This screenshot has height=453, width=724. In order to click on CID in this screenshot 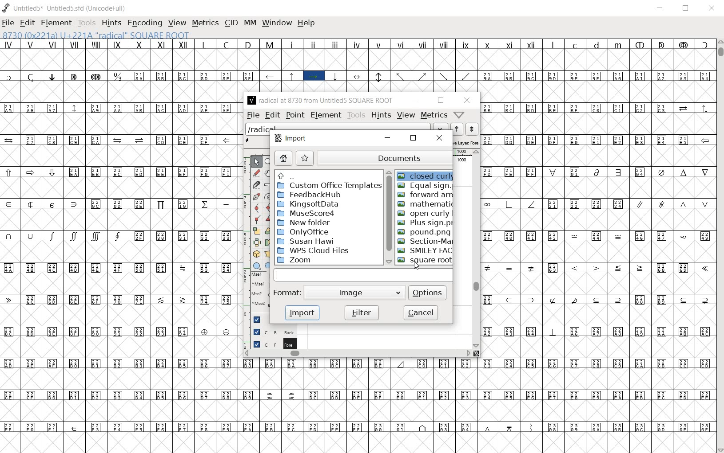, I will do `click(231, 23)`.